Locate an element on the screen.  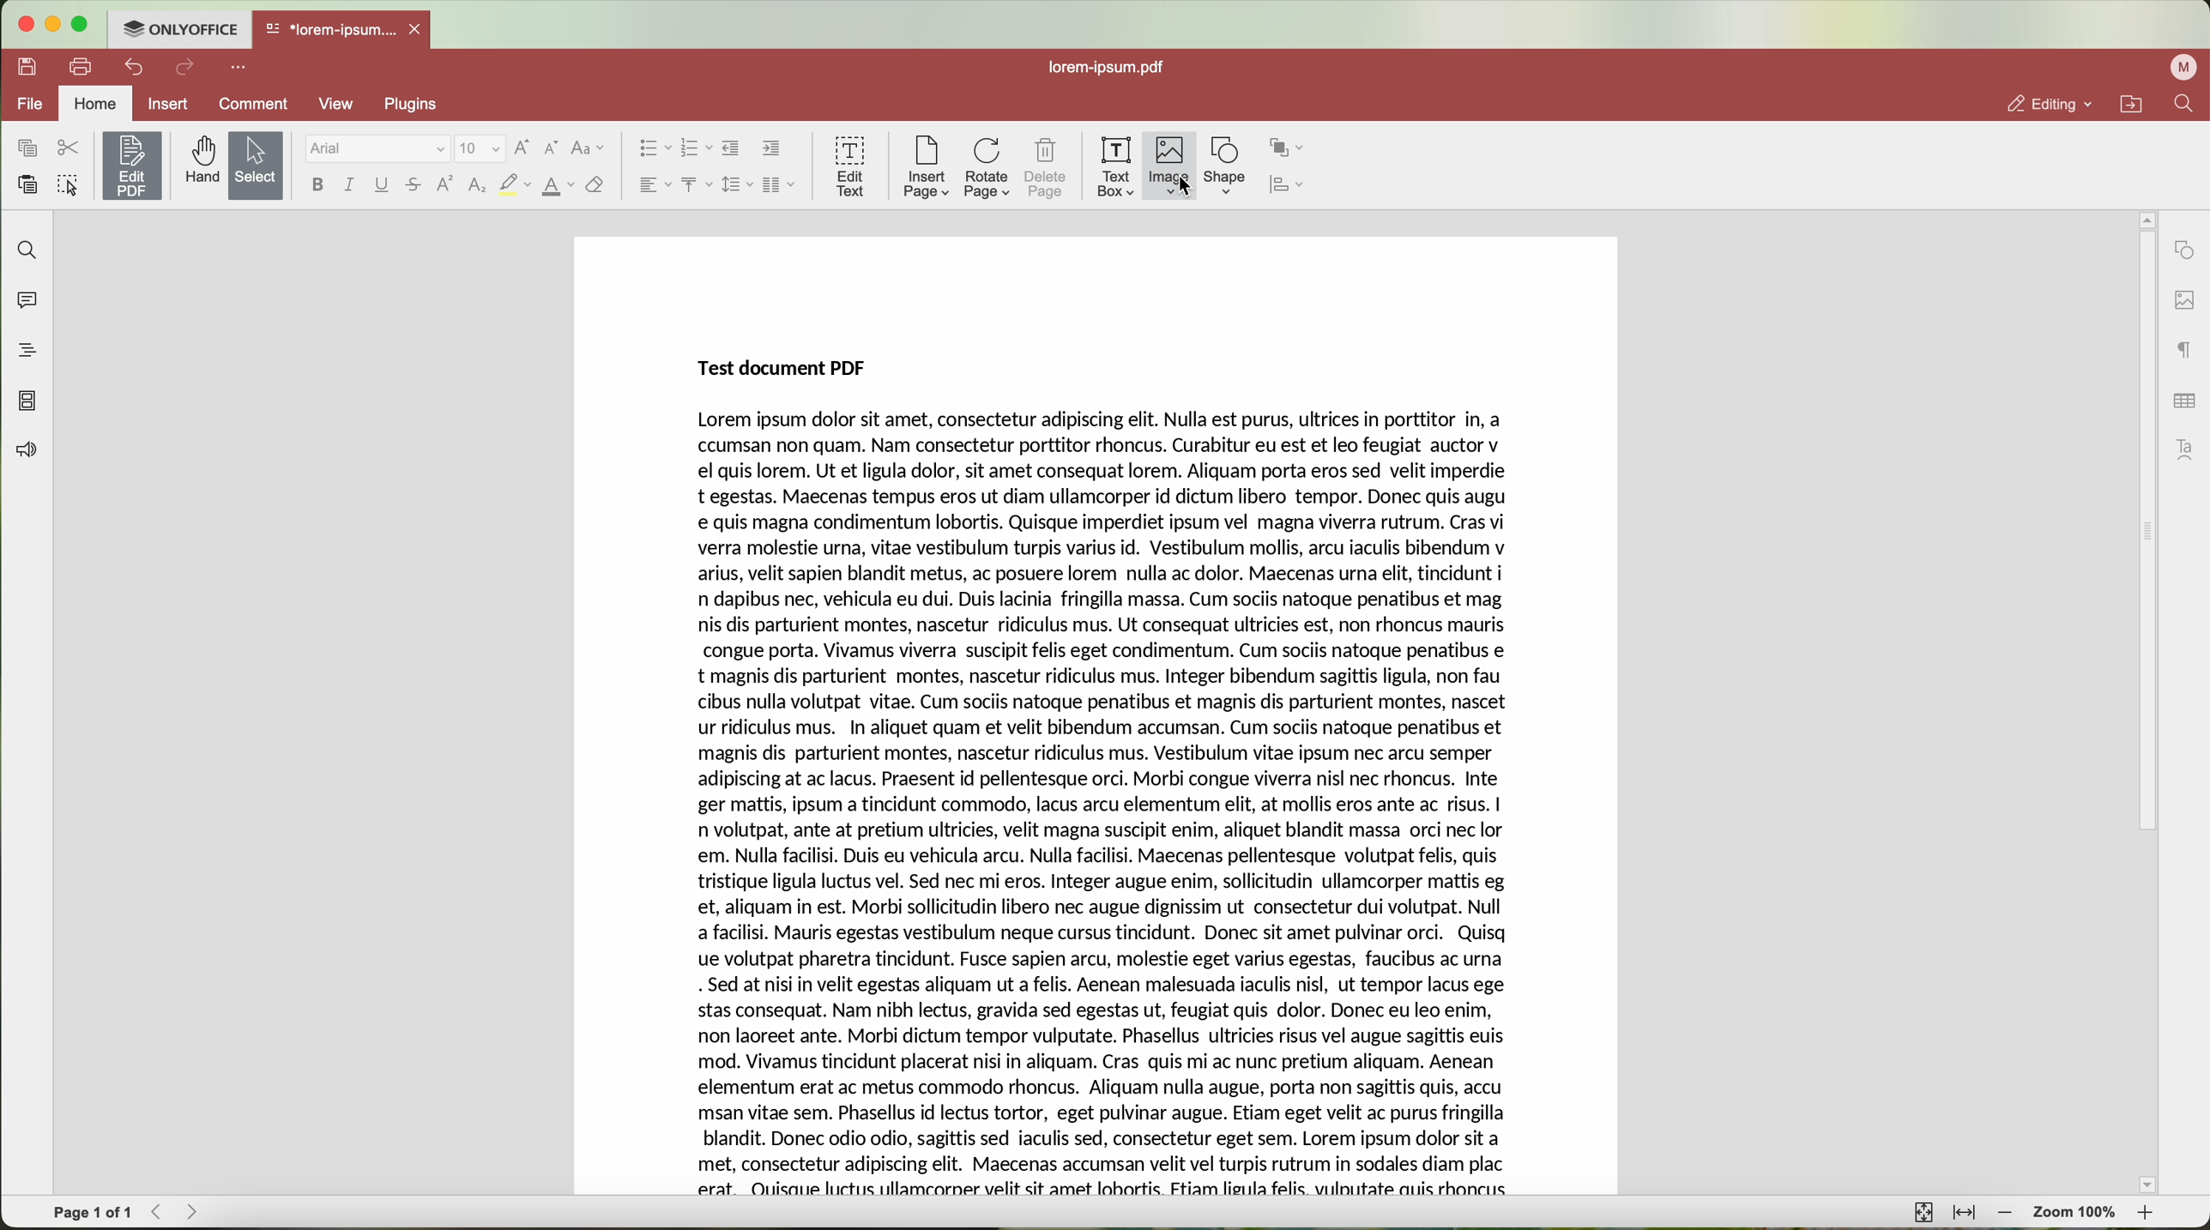
text box is located at coordinates (1116, 167).